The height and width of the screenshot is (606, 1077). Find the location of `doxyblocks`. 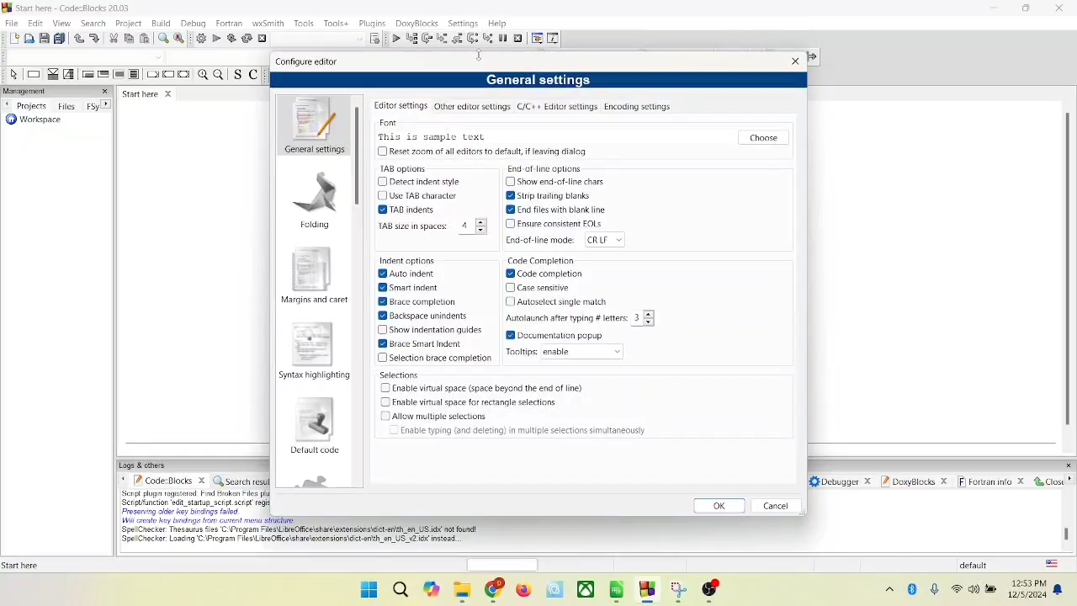

doxyblocks is located at coordinates (417, 24).